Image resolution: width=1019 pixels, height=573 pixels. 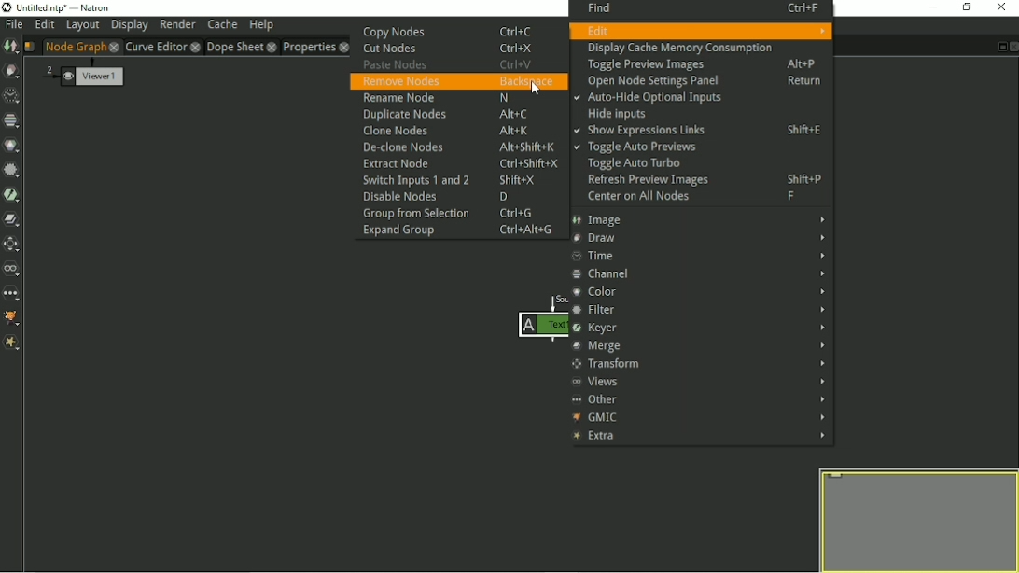 I want to click on Time, so click(x=700, y=256).